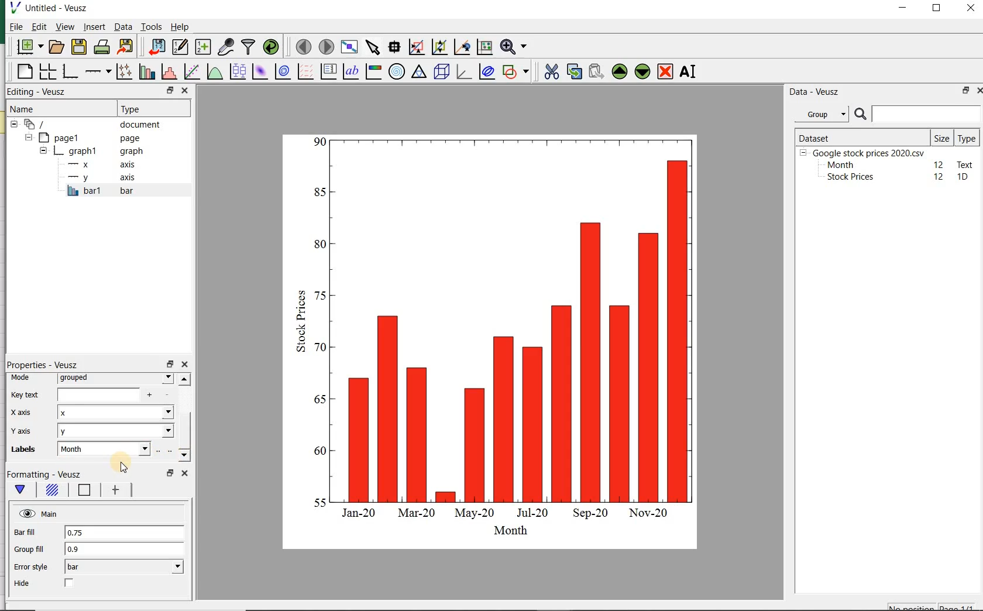  Describe the element at coordinates (845, 177) in the screenshot. I see `Stock prices` at that location.